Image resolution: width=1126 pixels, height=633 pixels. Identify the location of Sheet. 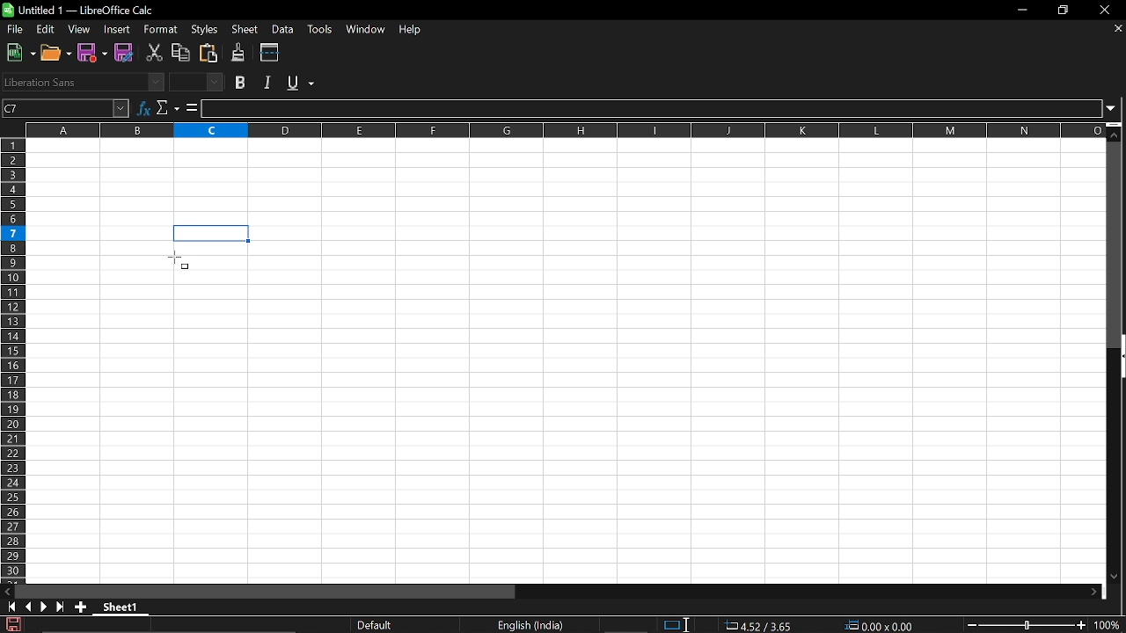
(247, 30).